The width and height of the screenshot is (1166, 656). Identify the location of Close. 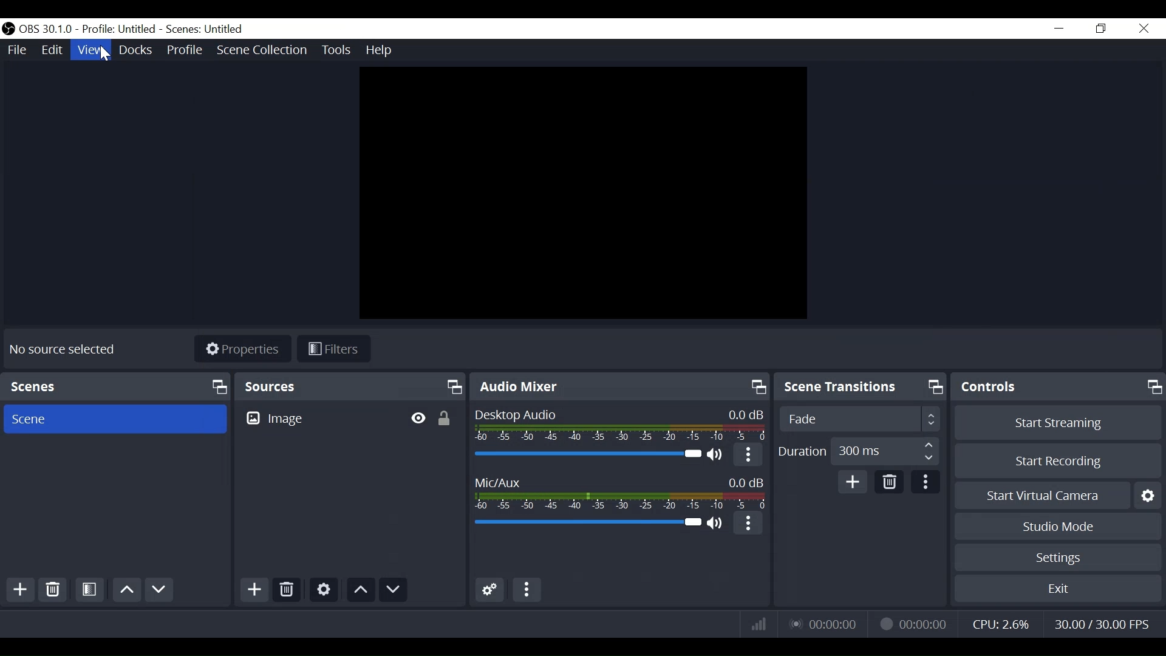
(1143, 28).